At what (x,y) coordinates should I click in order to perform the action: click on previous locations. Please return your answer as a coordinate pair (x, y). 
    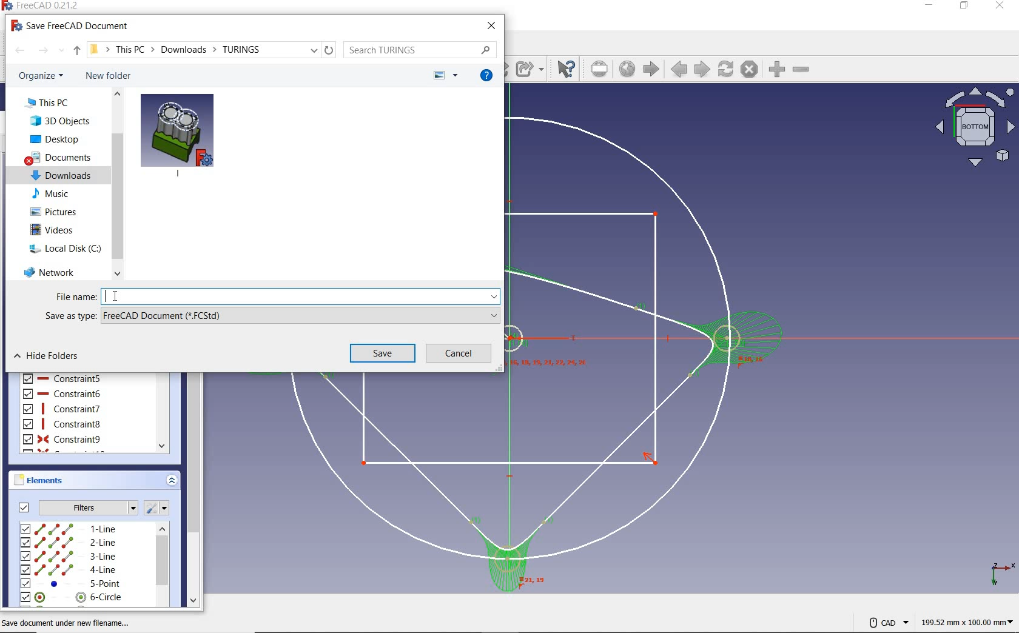
    Looking at the image, I should click on (315, 50).